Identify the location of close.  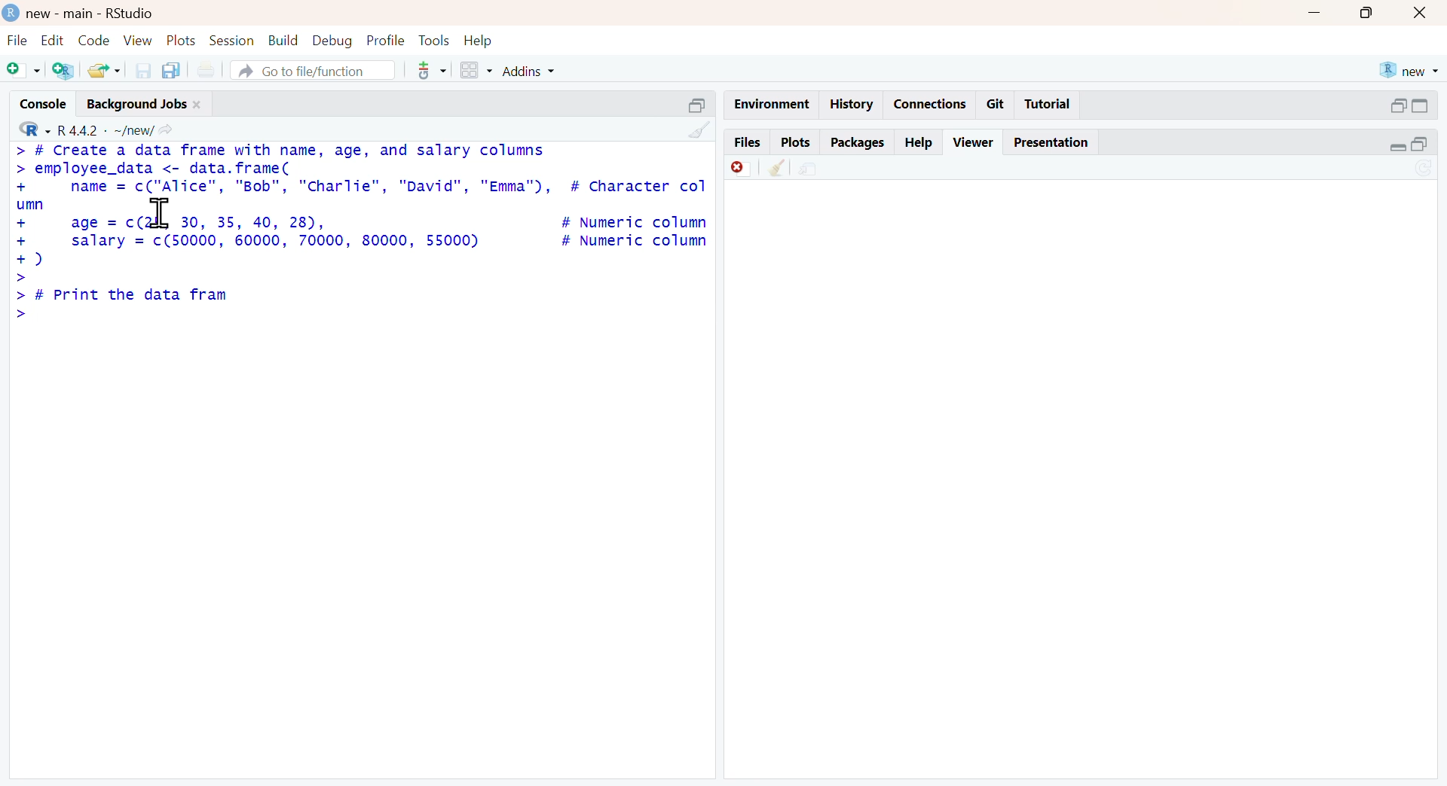
(1425, 13).